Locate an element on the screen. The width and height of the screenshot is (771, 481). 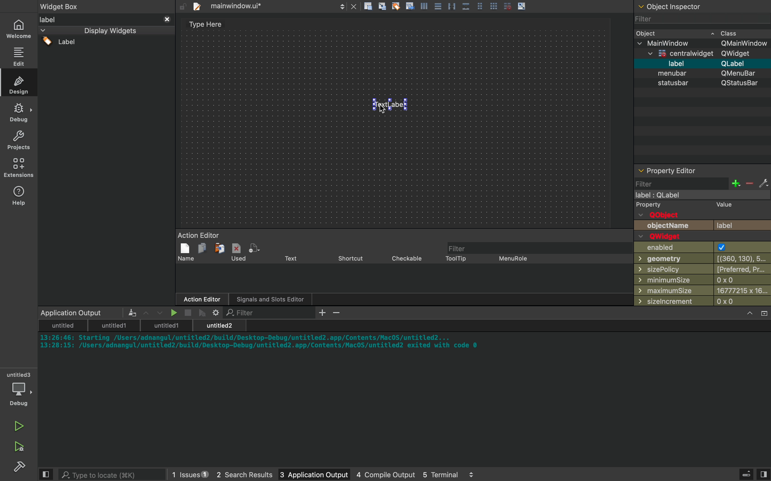
extensions is located at coordinates (20, 168).